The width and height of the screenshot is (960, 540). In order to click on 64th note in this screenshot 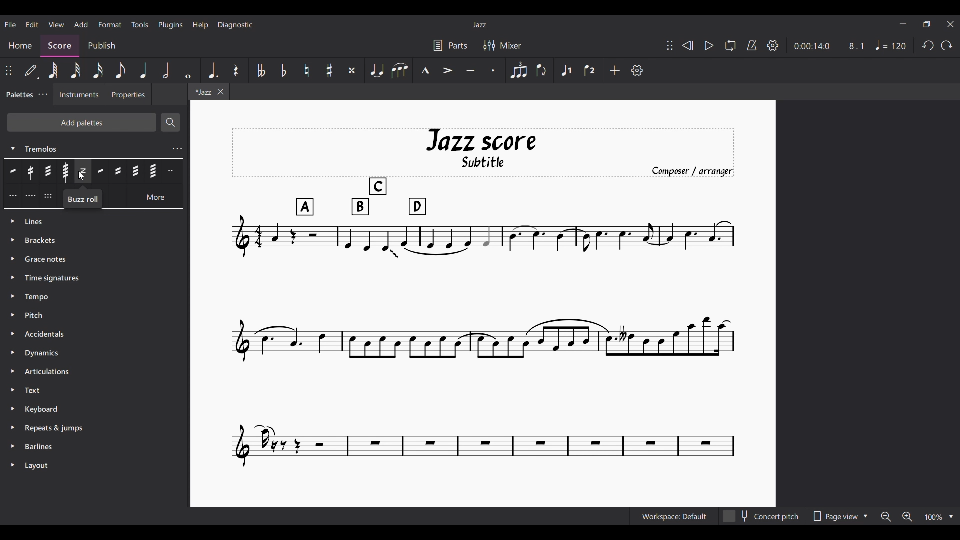, I will do `click(53, 70)`.